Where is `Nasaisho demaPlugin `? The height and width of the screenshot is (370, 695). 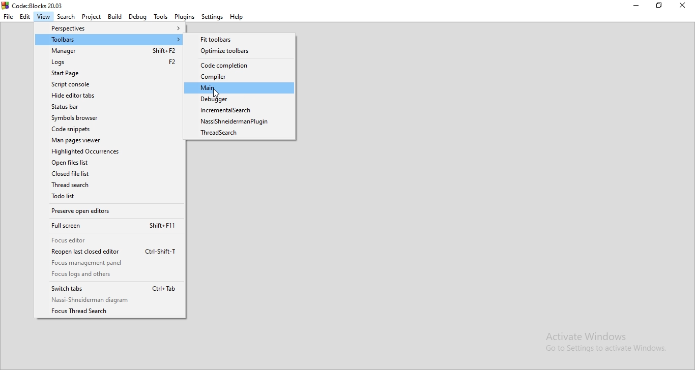
Nasaisho demaPlugin  is located at coordinates (242, 122).